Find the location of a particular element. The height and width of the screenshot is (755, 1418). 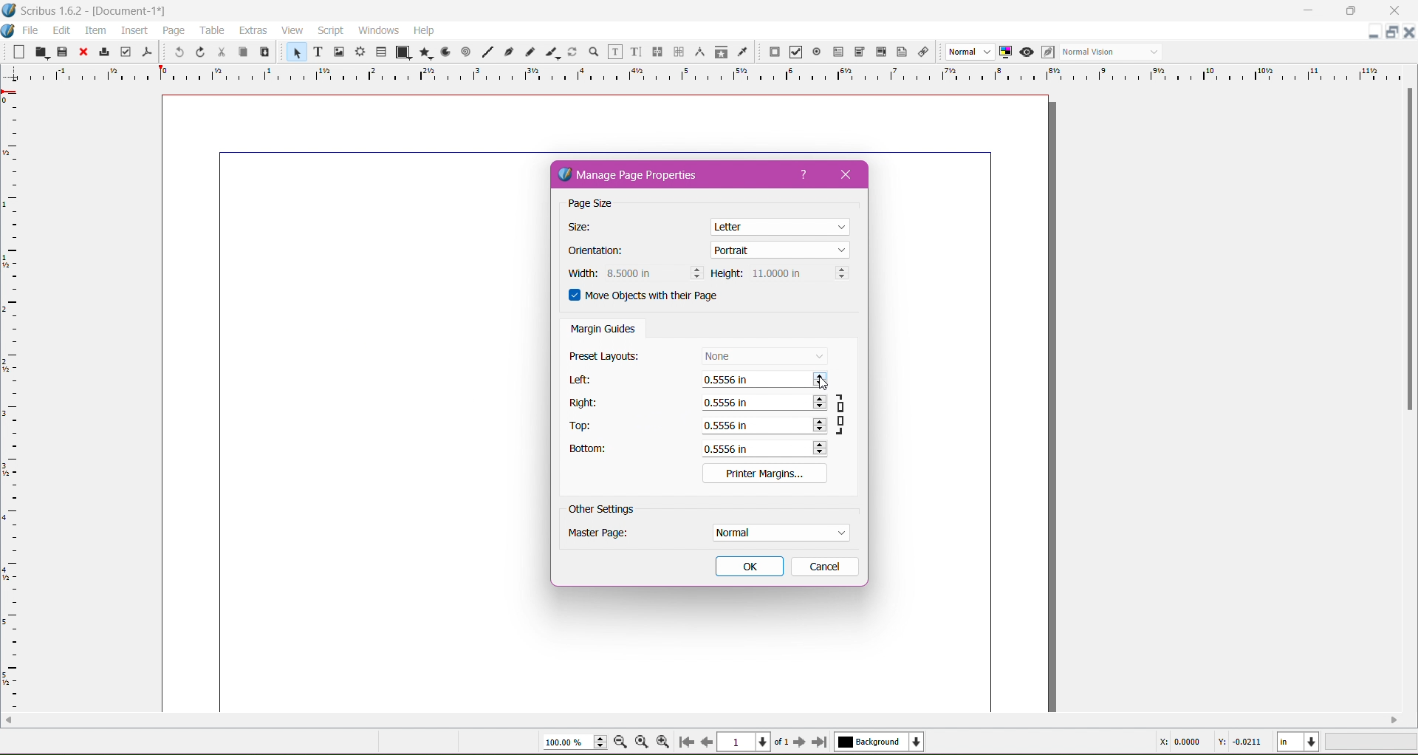

PDF Check Box is located at coordinates (796, 52).